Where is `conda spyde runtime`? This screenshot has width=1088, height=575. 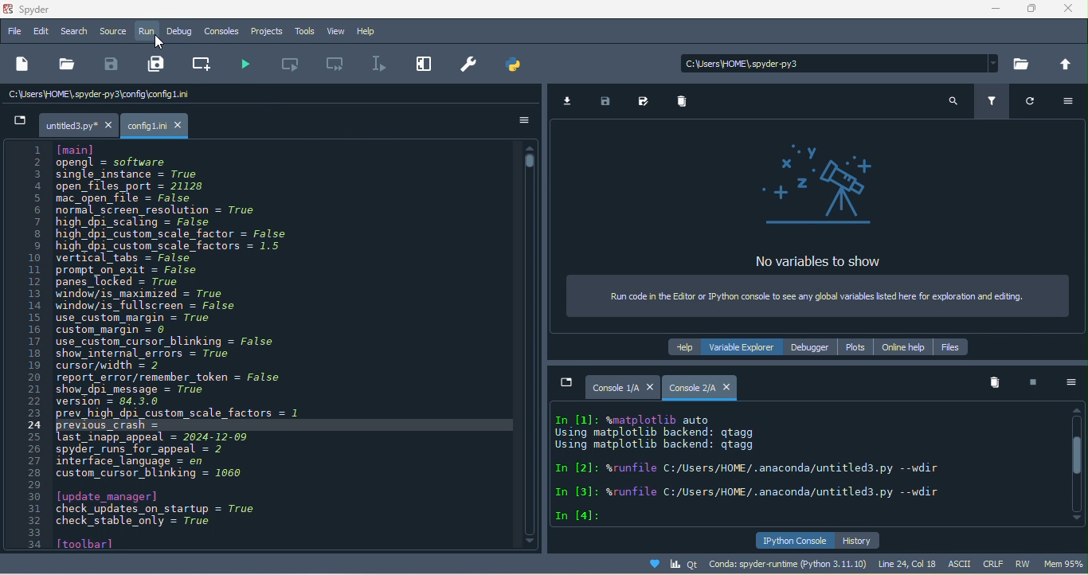 conda spyde runtime is located at coordinates (751, 565).